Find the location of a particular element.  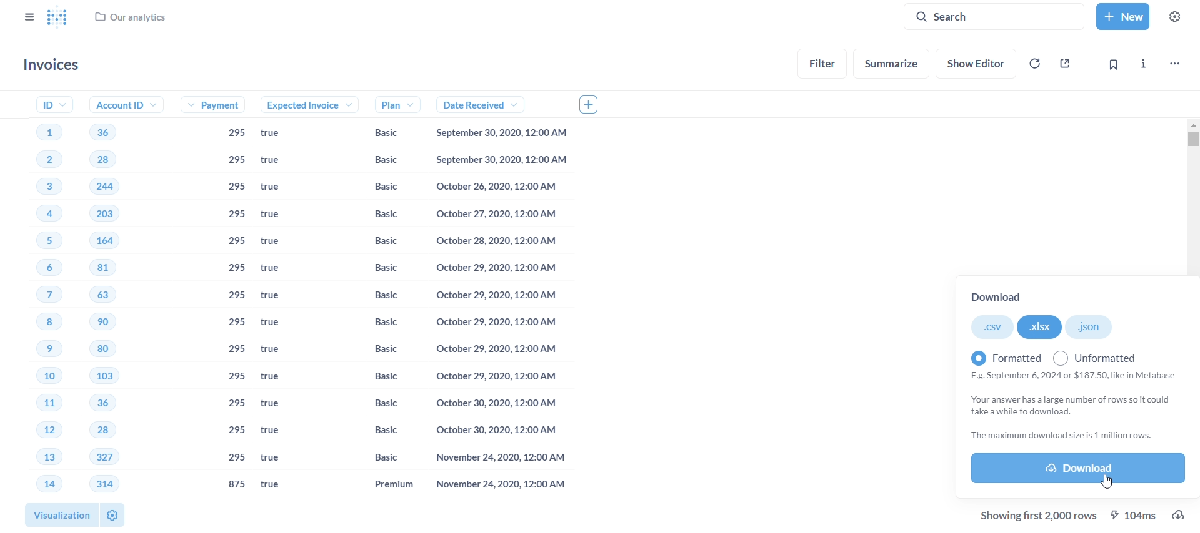

October 30,2020, 12:00 AM is located at coordinates (497, 403).